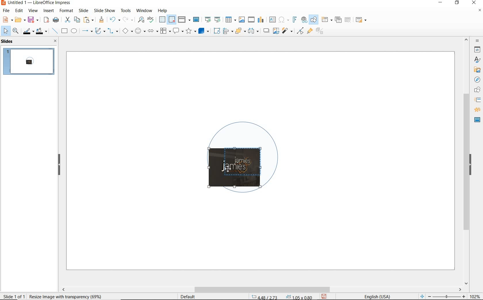 Image resolution: width=483 pixels, height=300 pixels. Describe the element at coordinates (470, 165) in the screenshot. I see `hide` at that location.